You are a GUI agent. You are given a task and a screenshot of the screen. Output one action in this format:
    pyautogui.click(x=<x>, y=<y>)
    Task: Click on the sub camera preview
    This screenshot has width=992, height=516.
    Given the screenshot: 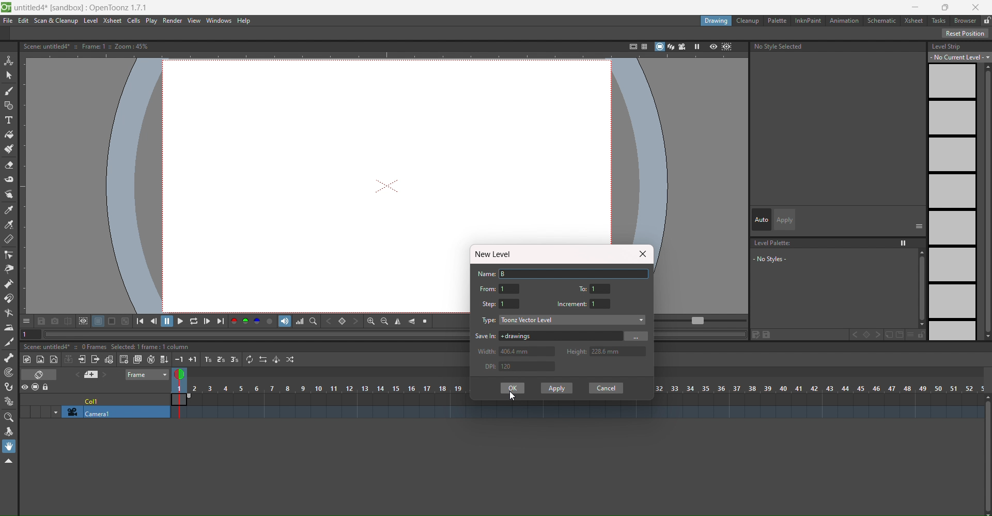 What is the action you would take?
    pyautogui.click(x=727, y=48)
    